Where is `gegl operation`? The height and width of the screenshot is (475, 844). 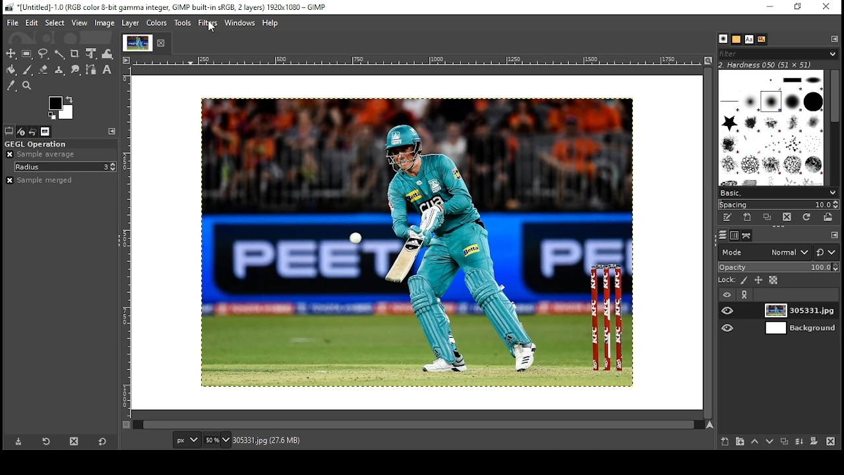 gegl operation is located at coordinates (36, 144).